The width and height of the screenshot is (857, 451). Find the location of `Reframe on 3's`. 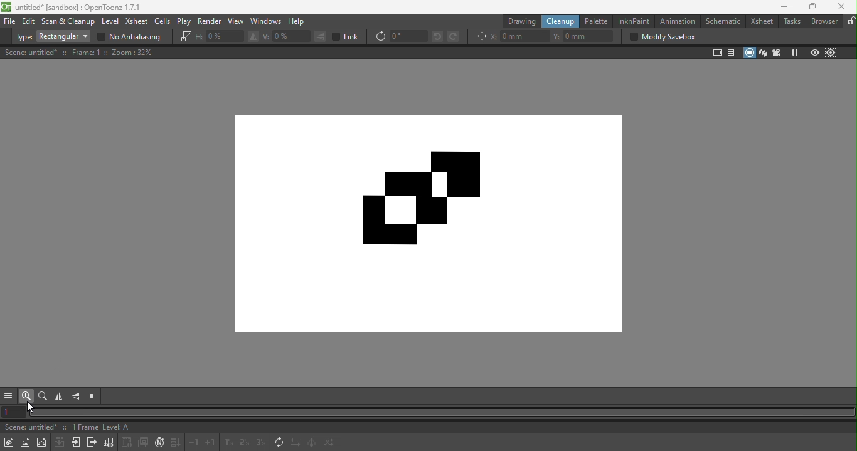

Reframe on 3's is located at coordinates (260, 442).